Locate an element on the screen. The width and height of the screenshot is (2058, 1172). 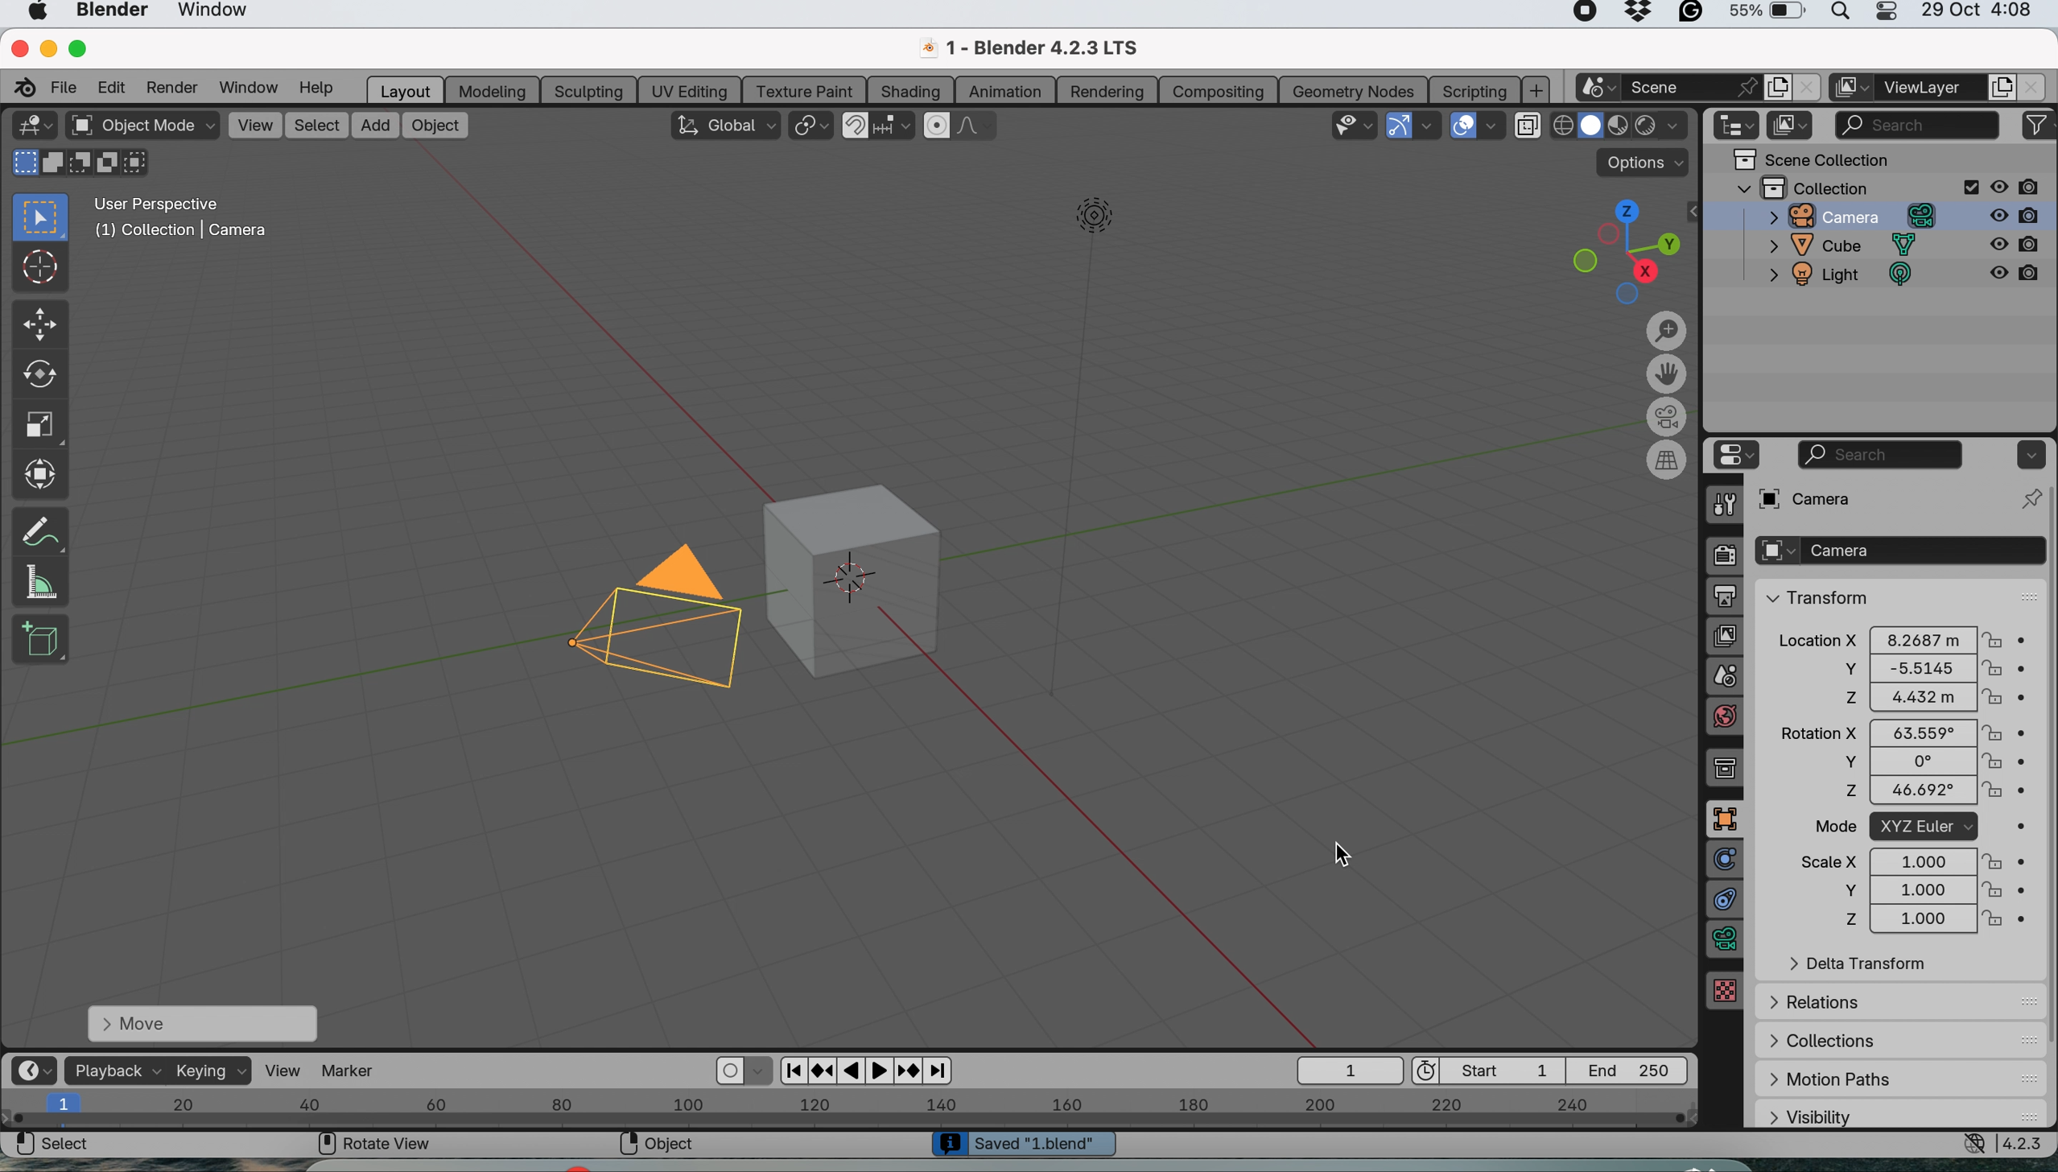
sculpting is located at coordinates (588, 90).